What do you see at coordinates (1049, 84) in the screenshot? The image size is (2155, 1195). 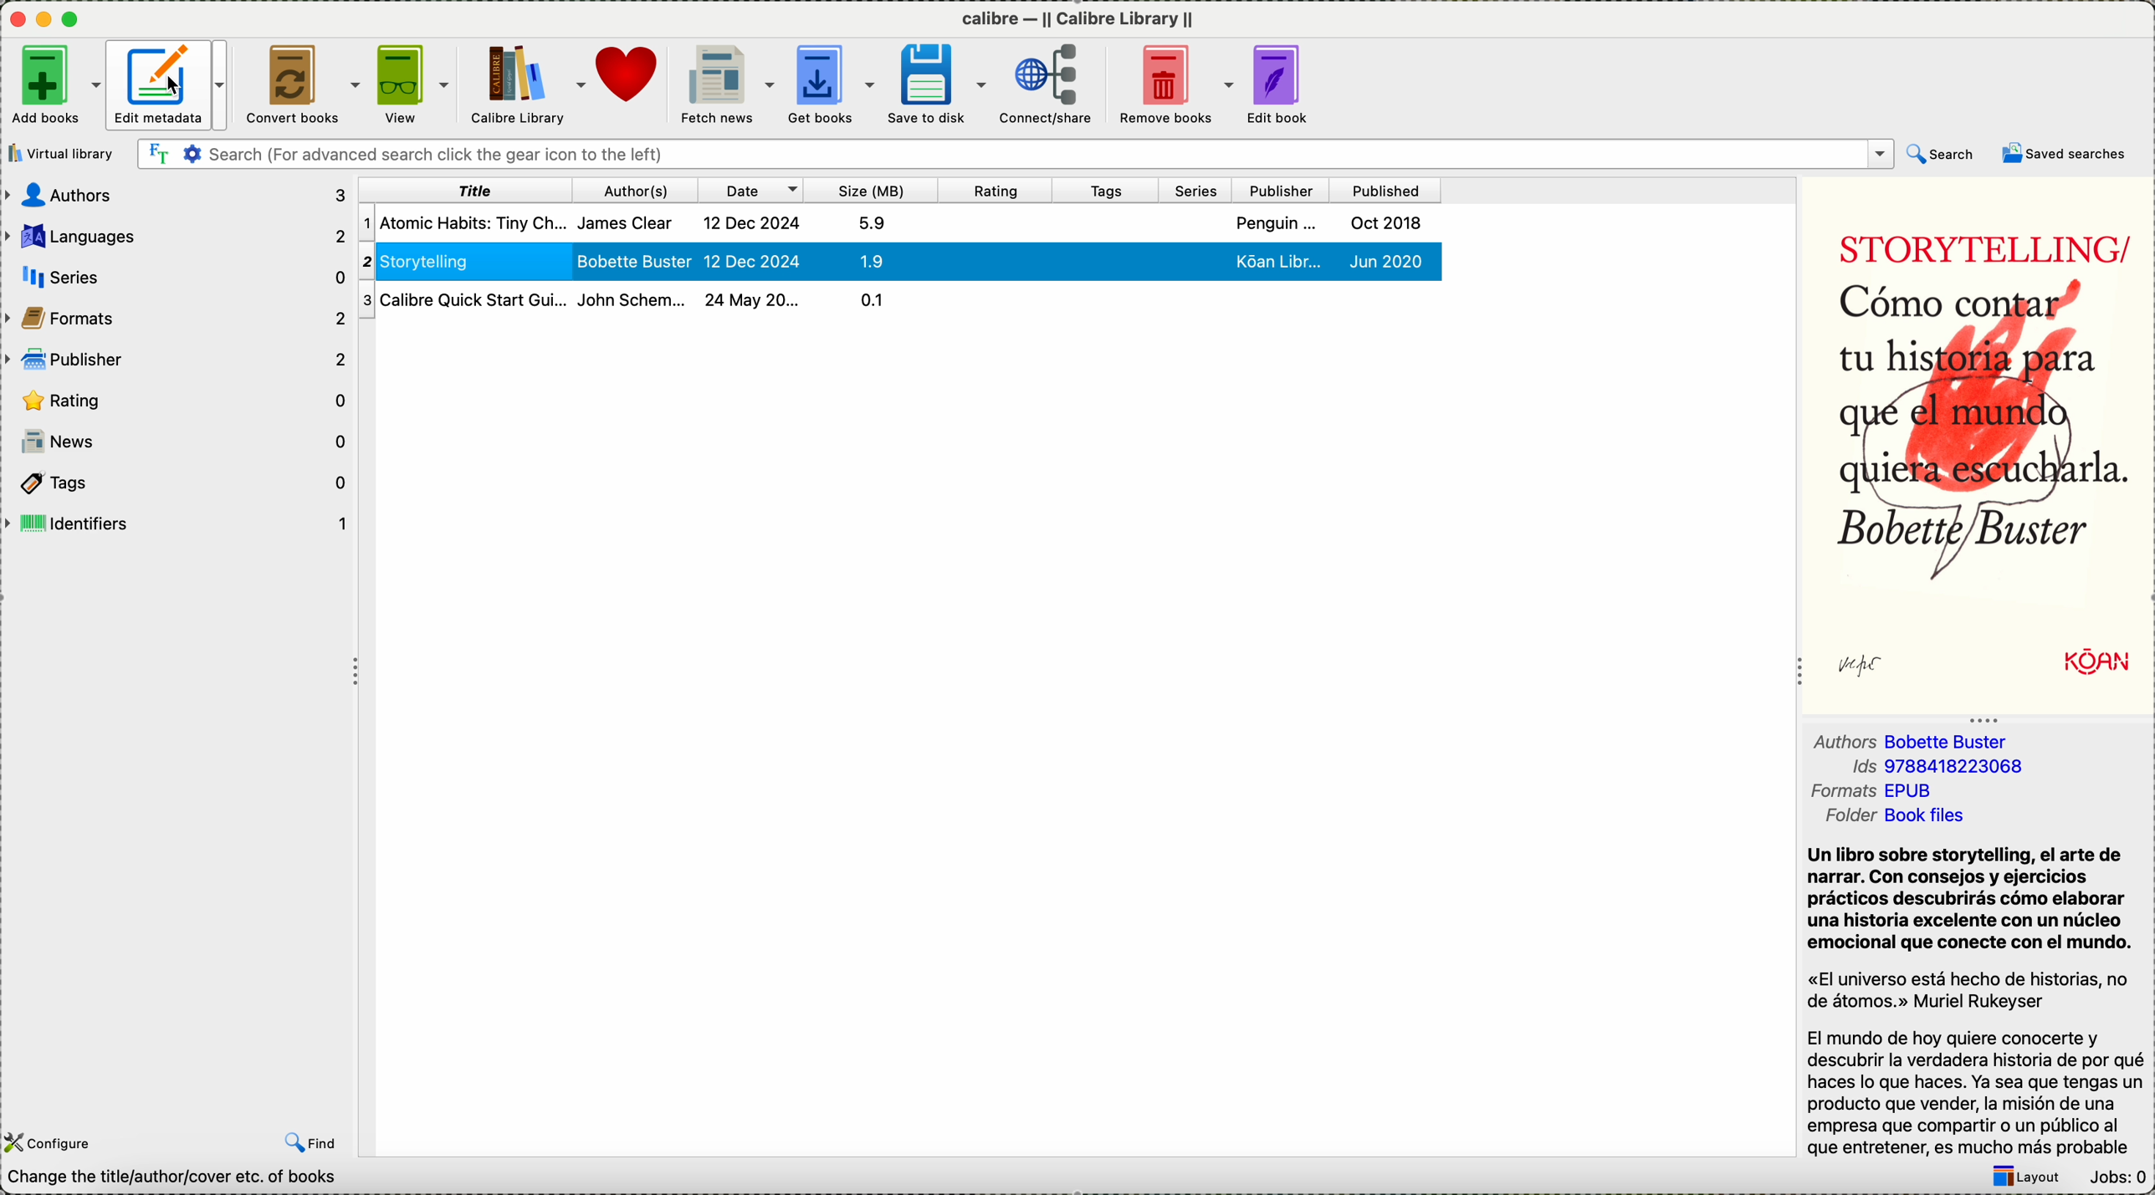 I see `connect/share` at bounding box center [1049, 84].